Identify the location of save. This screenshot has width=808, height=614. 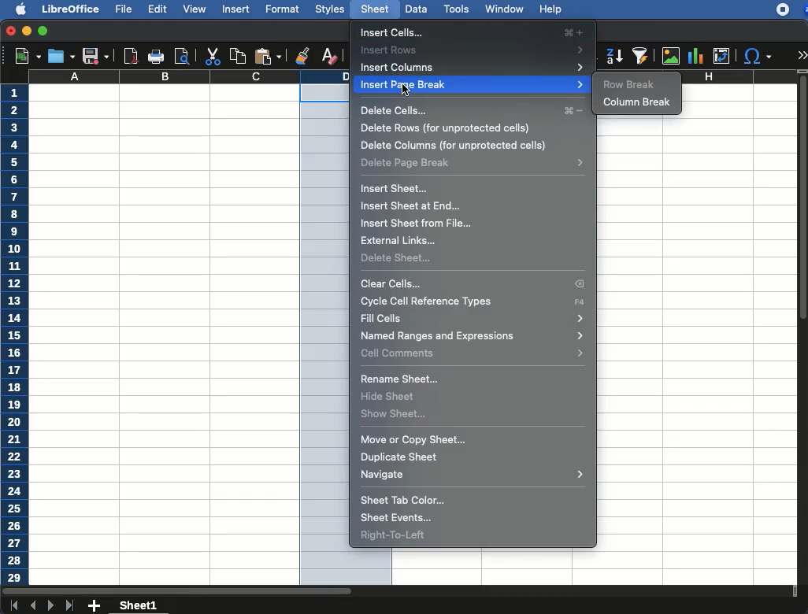
(95, 57).